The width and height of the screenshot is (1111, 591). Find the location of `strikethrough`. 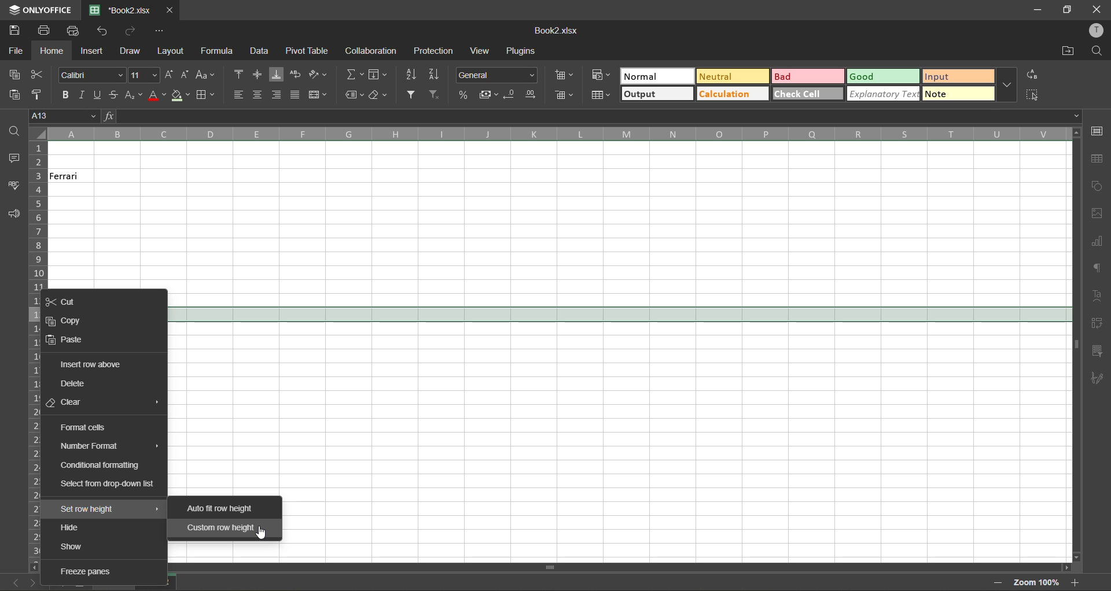

strikethrough is located at coordinates (112, 94).